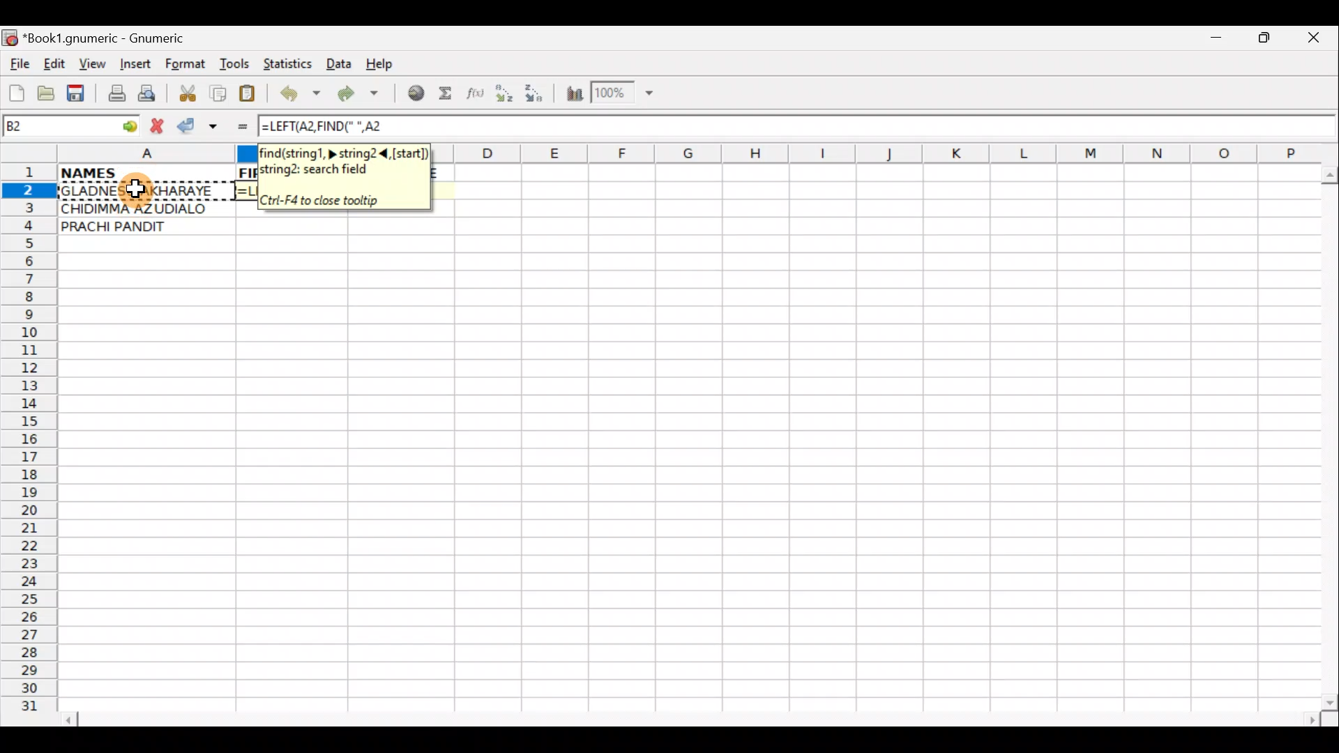  I want to click on Columns, so click(884, 152).